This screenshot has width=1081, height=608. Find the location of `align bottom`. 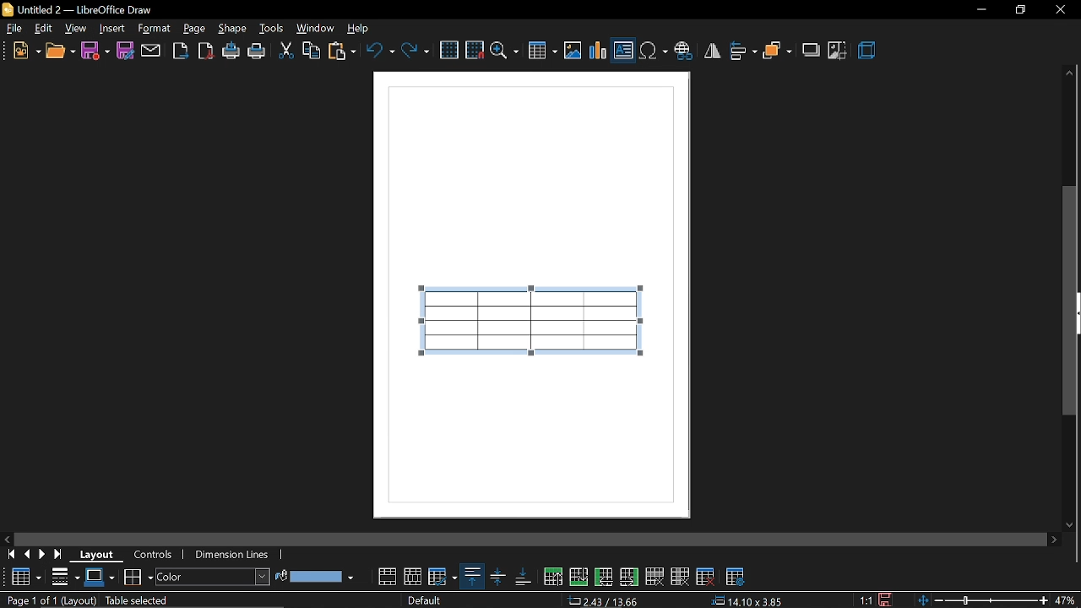

align bottom is located at coordinates (524, 576).